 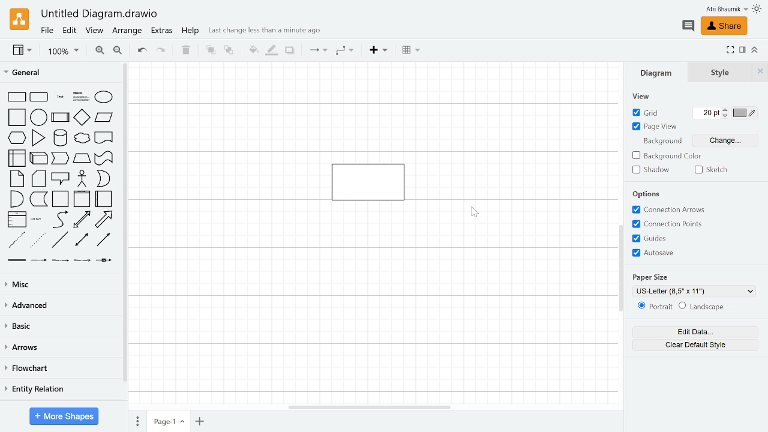 What do you see at coordinates (677, 239) in the screenshot?
I see `Grids` at bounding box center [677, 239].